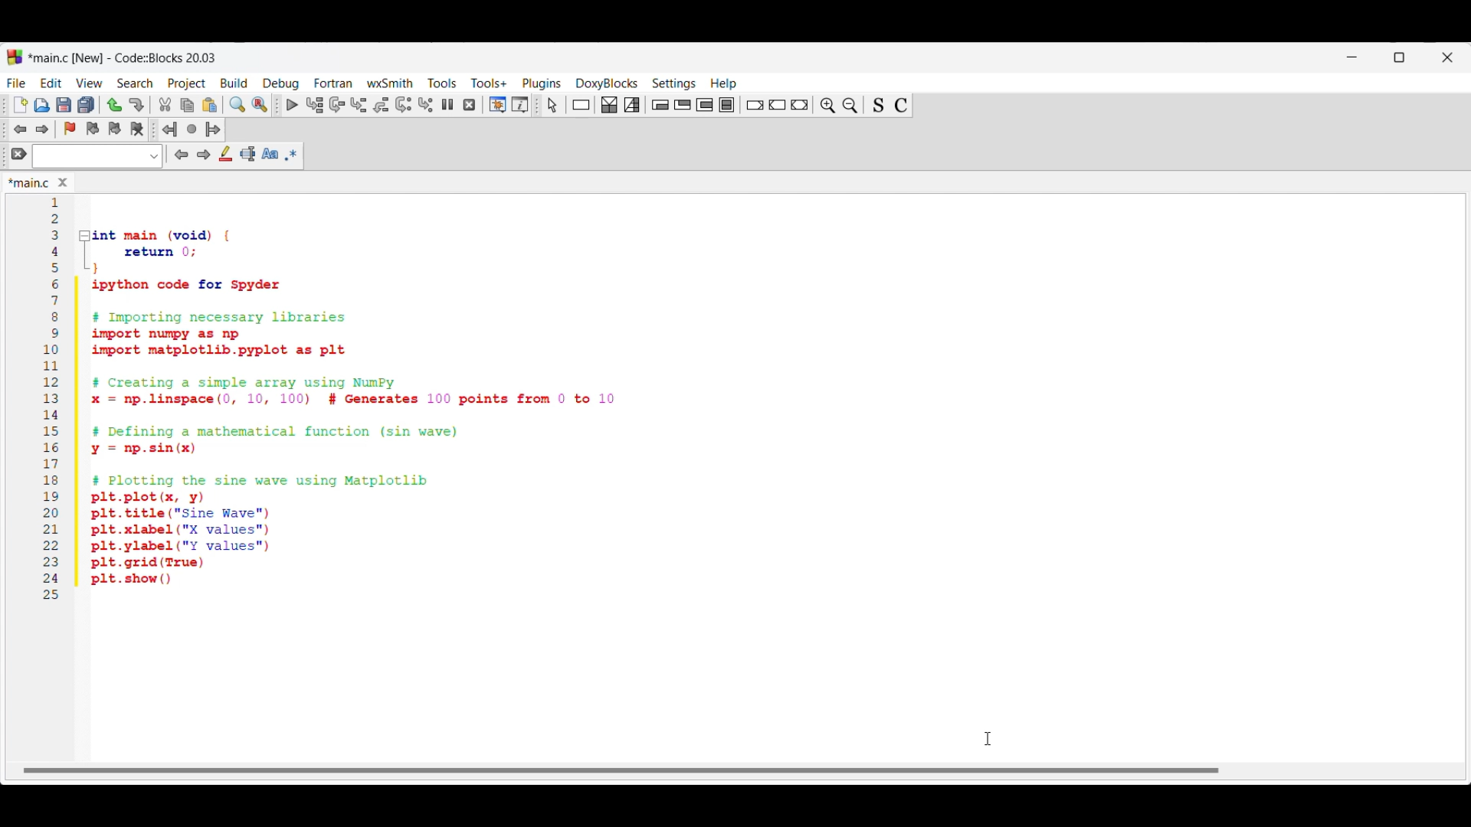  Describe the element at coordinates (799, 105) in the screenshot. I see `Return instruction` at that location.